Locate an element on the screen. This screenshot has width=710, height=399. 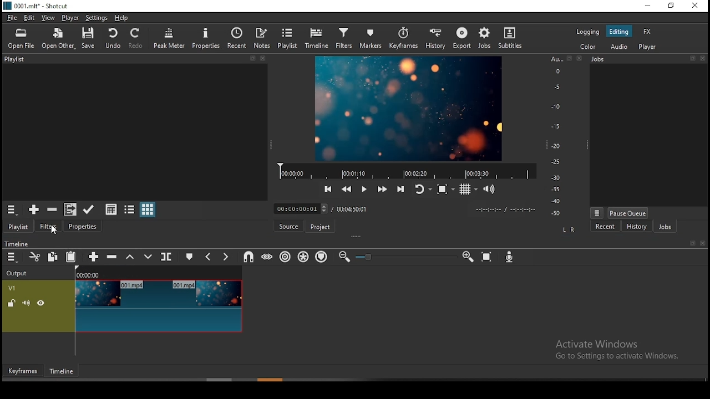
ripple delete is located at coordinates (111, 257).